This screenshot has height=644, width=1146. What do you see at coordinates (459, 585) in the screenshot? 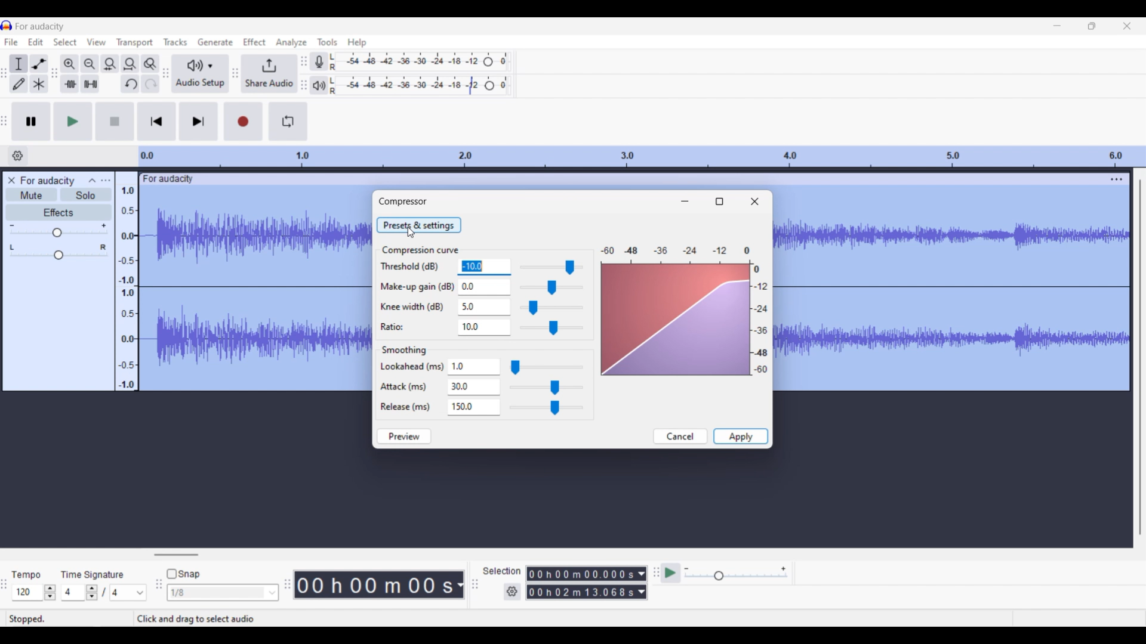
I see `Duration measurement` at bounding box center [459, 585].